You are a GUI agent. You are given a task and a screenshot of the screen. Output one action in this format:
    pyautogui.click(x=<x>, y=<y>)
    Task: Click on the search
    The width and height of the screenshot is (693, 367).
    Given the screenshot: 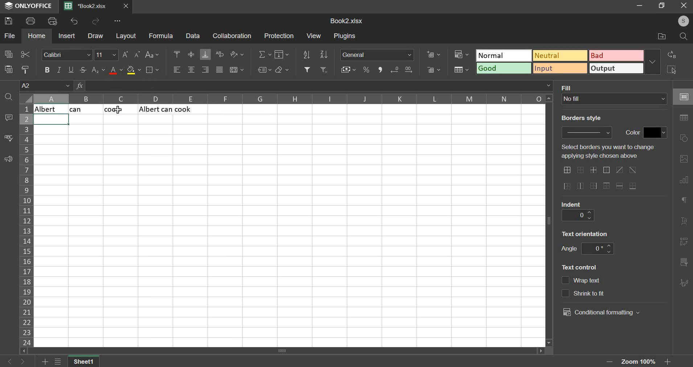 What is the action you would take?
    pyautogui.click(x=685, y=36)
    